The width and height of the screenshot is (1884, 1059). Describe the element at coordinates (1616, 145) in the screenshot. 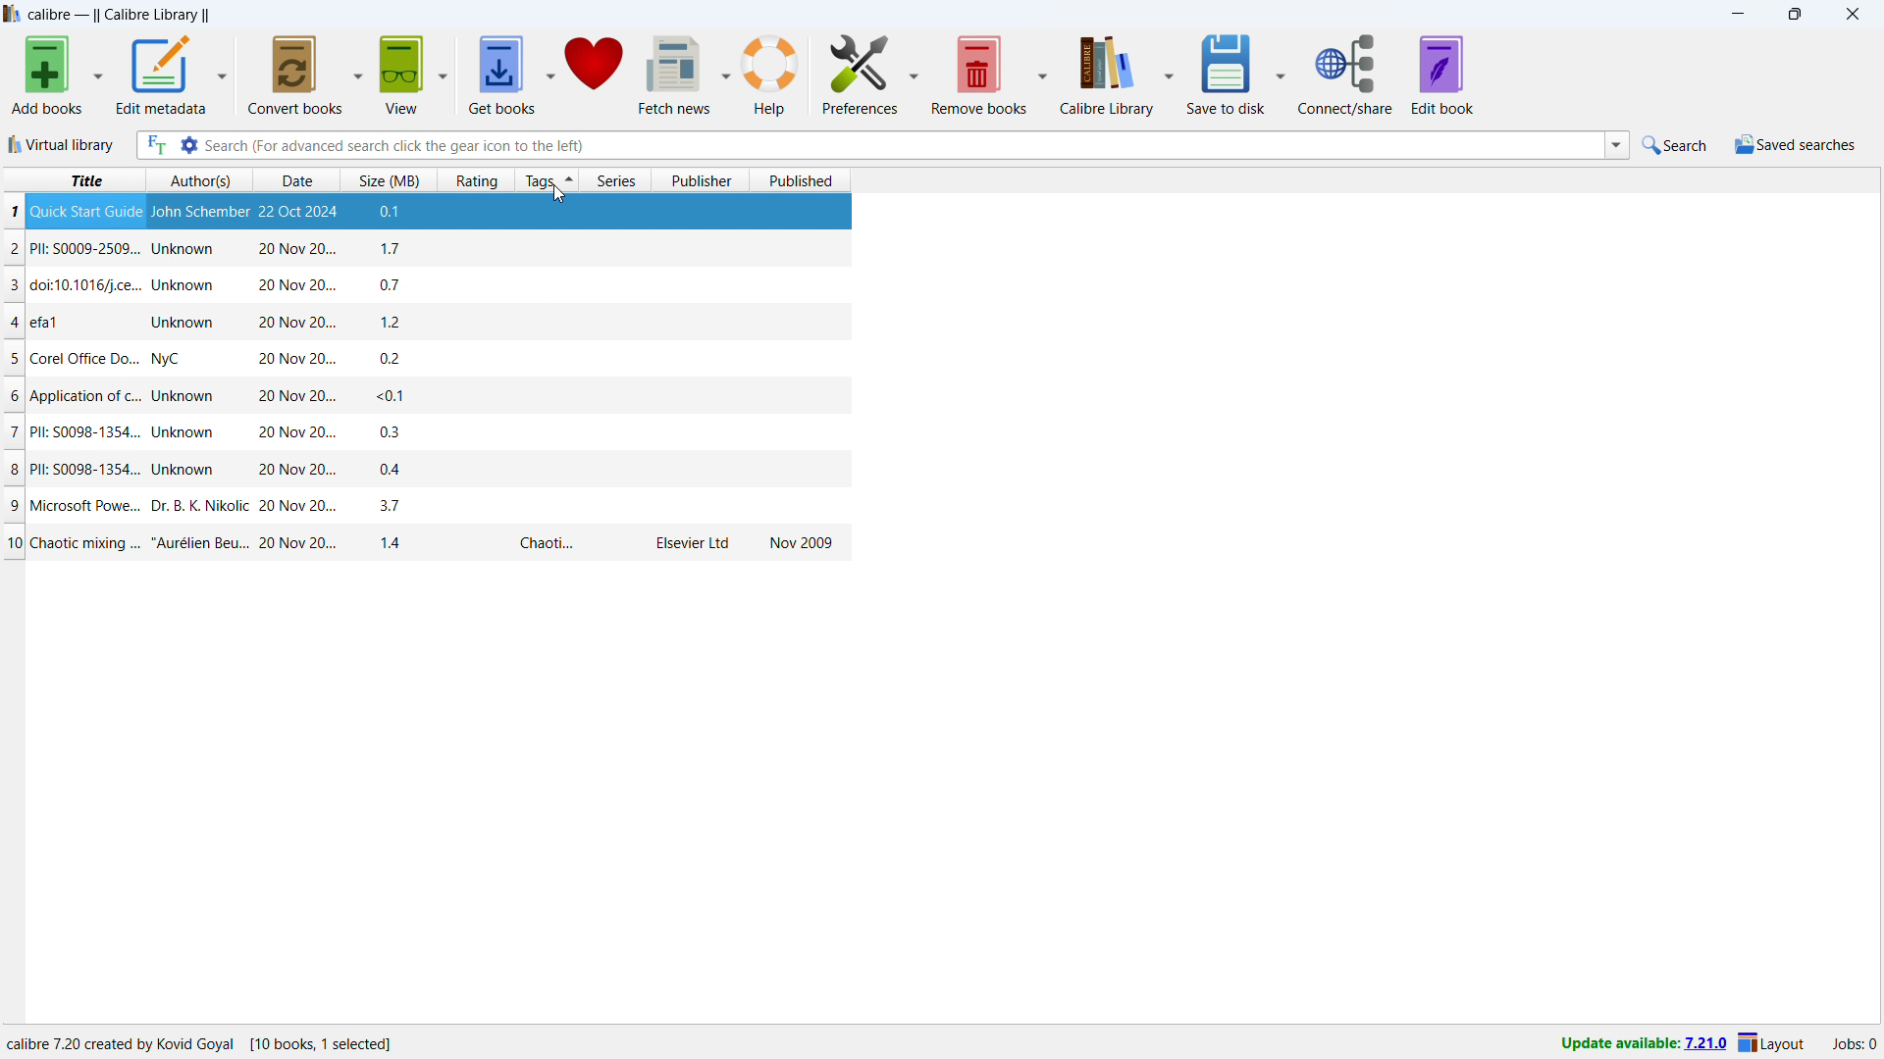

I see `search history` at that location.